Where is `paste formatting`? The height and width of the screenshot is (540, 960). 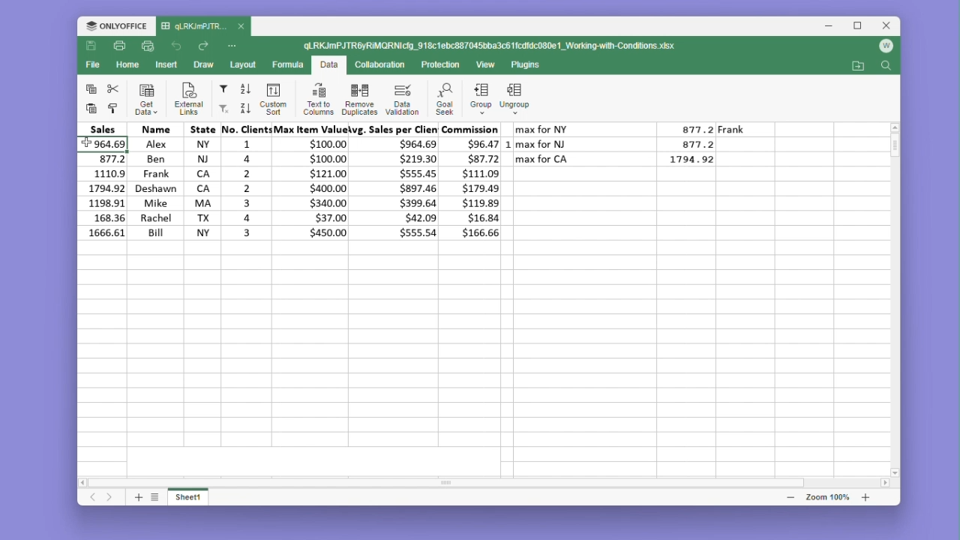 paste formatting is located at coordinates (113, 109).